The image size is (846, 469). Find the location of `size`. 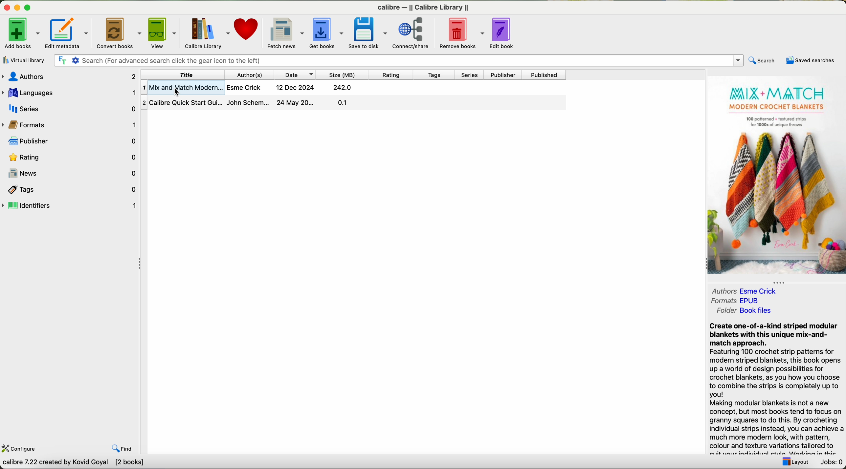

size is located at coordinates (343, 75).